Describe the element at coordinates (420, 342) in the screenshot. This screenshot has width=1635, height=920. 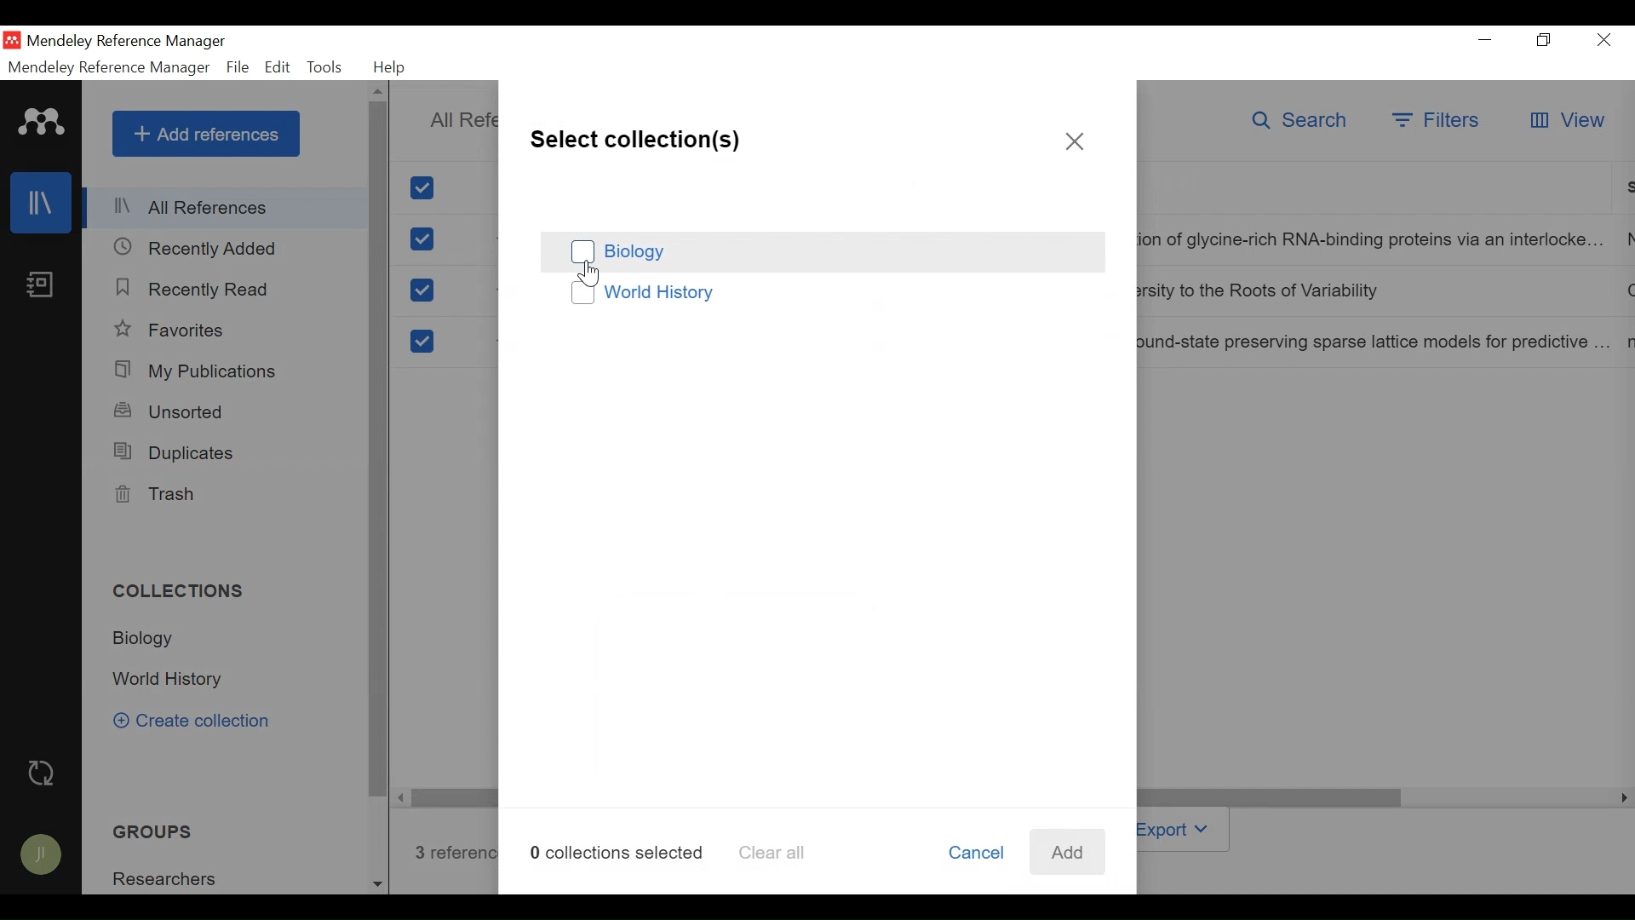
I see `(un)select` at that location.